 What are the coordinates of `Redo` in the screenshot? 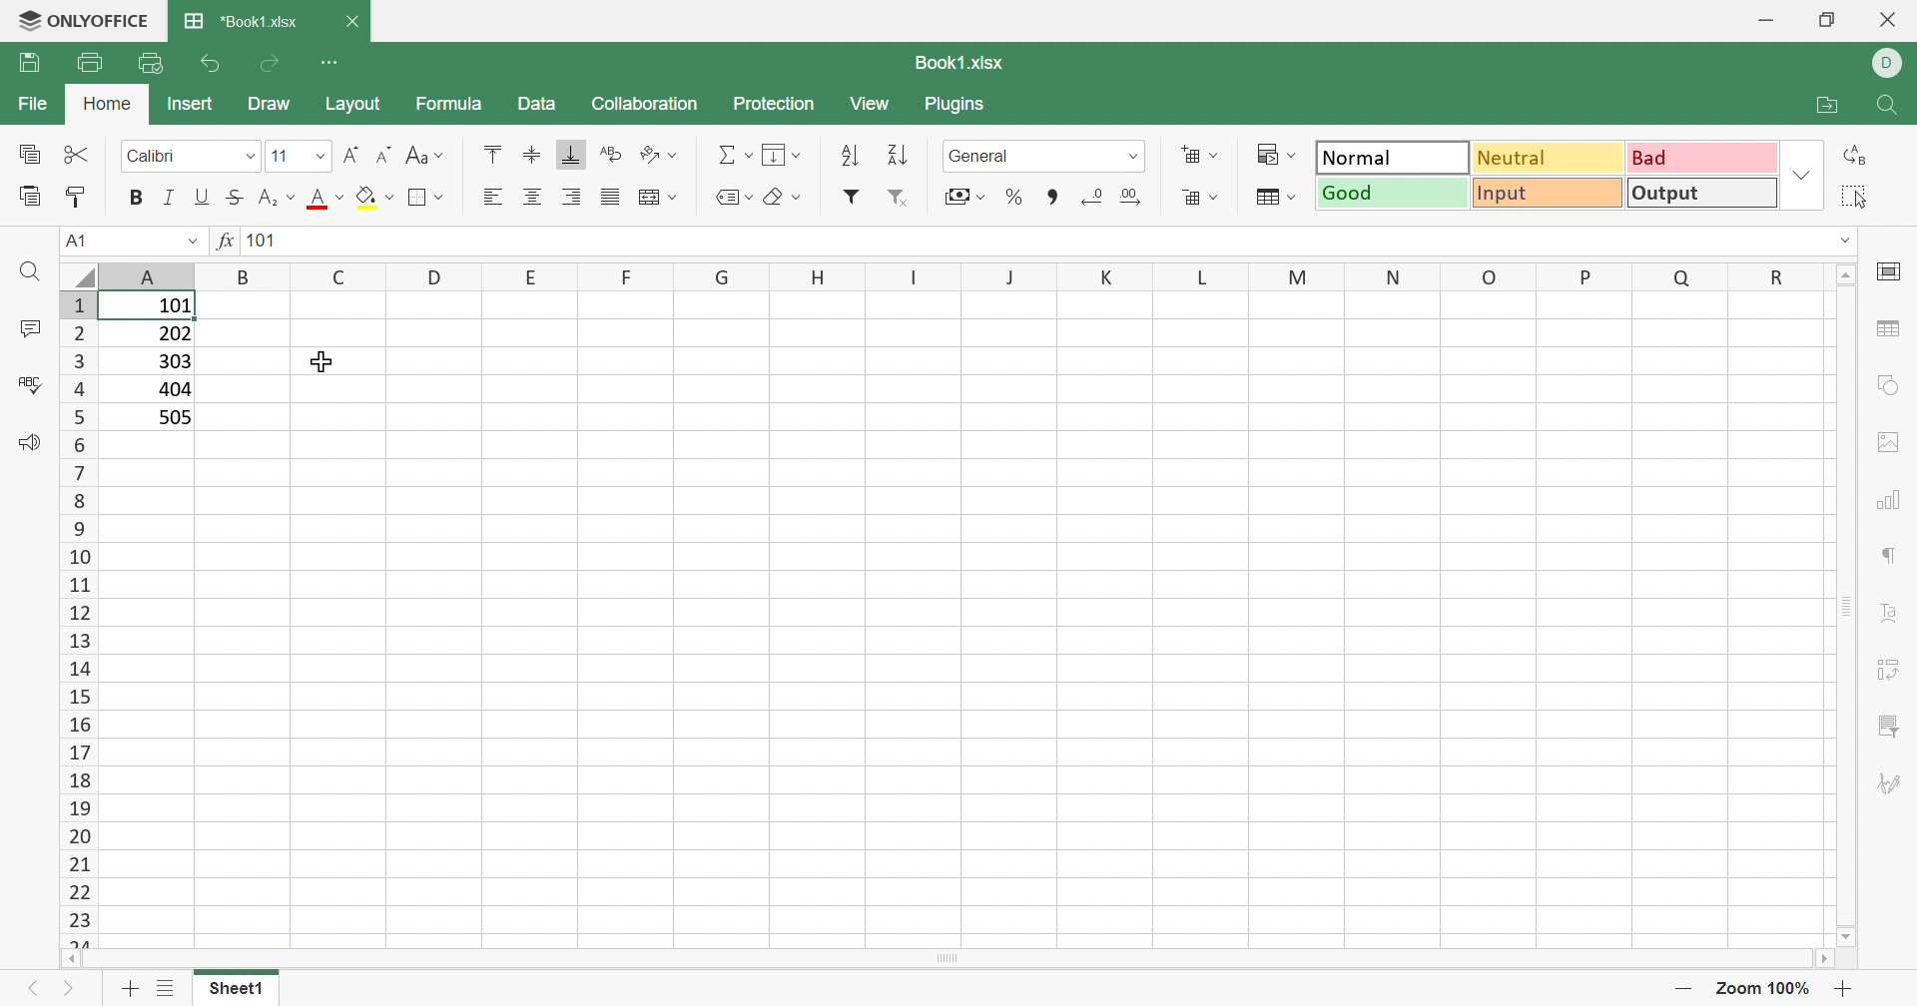 It's located at (274, 64).